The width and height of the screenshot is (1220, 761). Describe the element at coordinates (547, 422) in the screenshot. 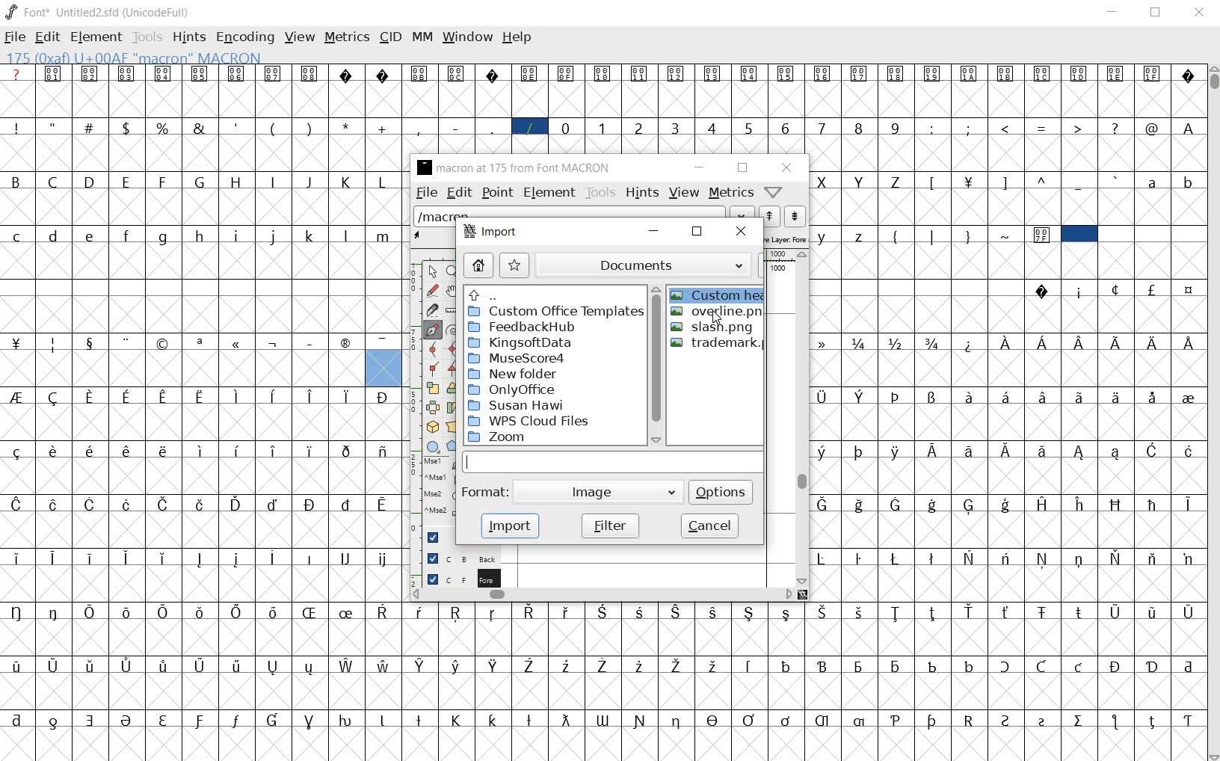

I see `WPS cloud files` at that location.